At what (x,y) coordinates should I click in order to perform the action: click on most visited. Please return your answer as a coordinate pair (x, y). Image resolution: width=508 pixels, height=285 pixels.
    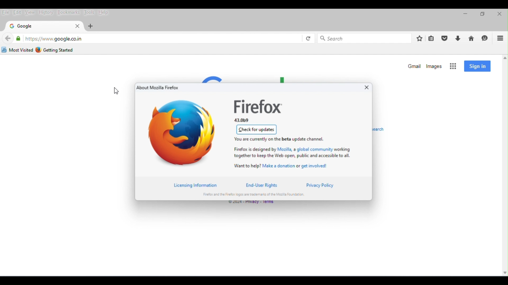
    Looking at the image, I should click on (17, 50).